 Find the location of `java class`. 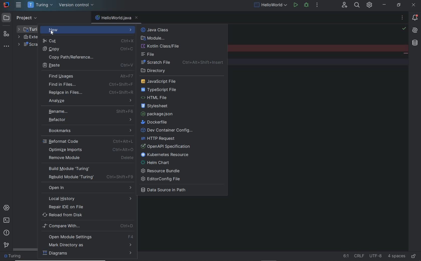

java class is located at coordinates (166, 30).